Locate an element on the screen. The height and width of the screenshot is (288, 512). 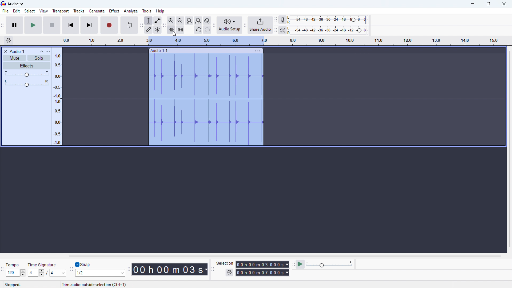
close is located at coordinates (503, 4).